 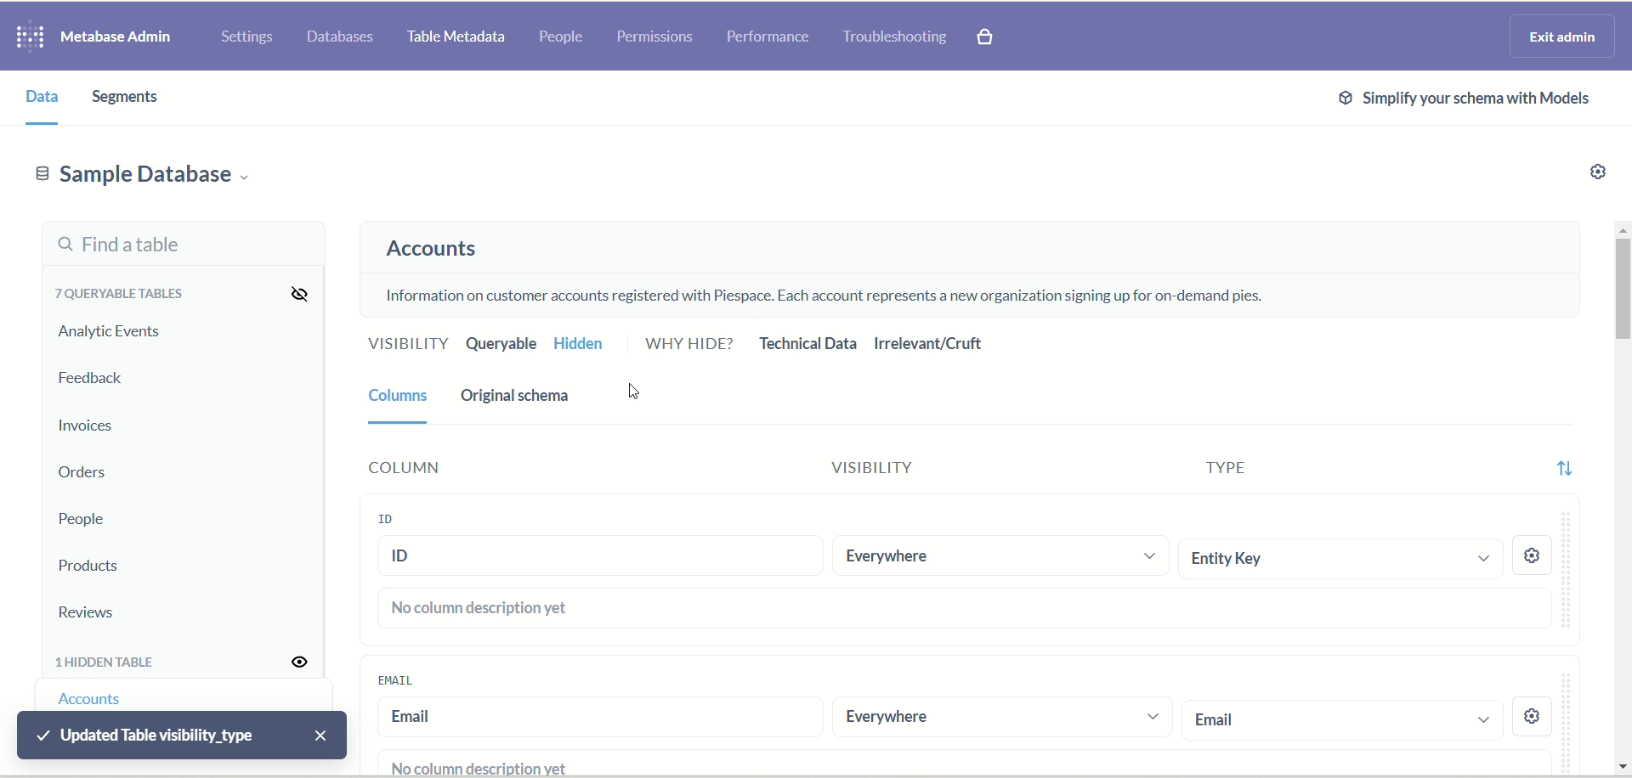 What do you see at coordinates (437, 252) in the screenshot?
I see `accounts` at bounding box center [437, 252].